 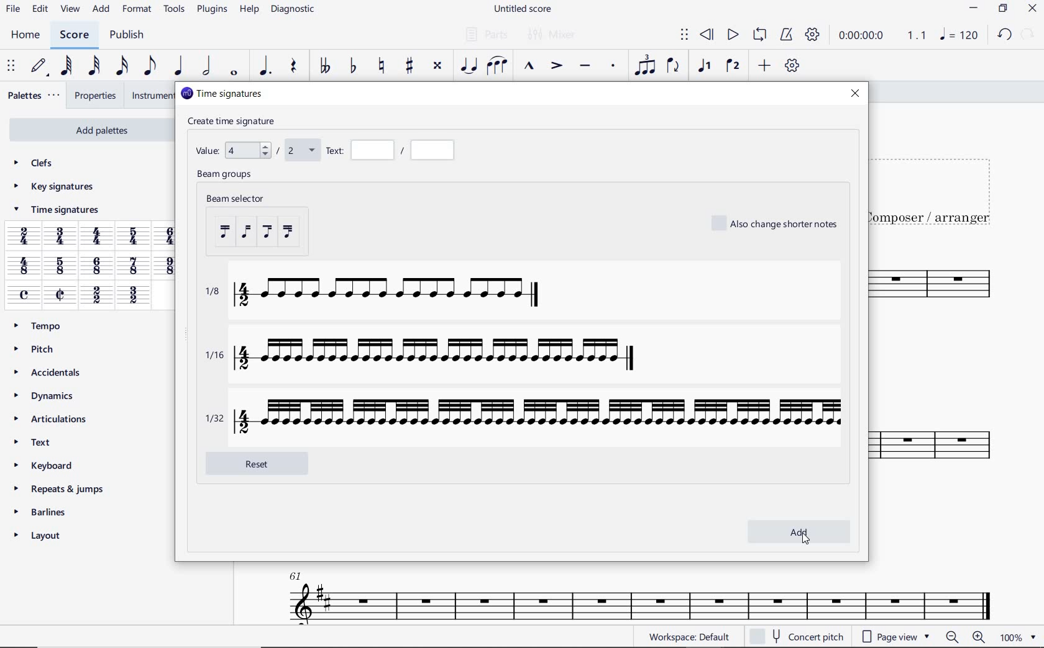 What do you see at coordinates (206, 66) in the screenshot?
I see `HALF NOTE` at bounding box center [206, 66].